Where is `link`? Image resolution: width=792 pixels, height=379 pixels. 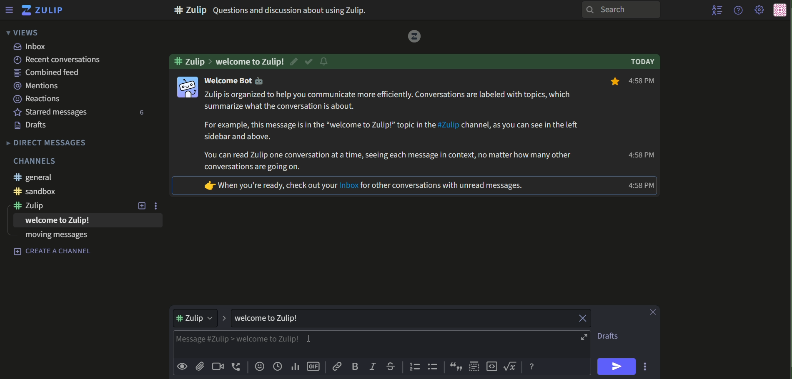
link is located at coordinates (337, 367).